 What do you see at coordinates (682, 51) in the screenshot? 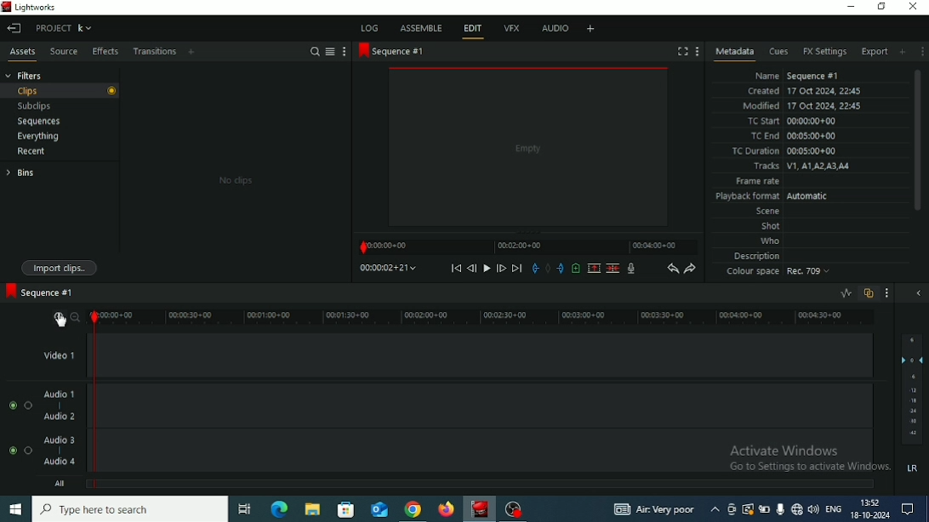
I see `Fullscreen` at bounding box center [682, 51].